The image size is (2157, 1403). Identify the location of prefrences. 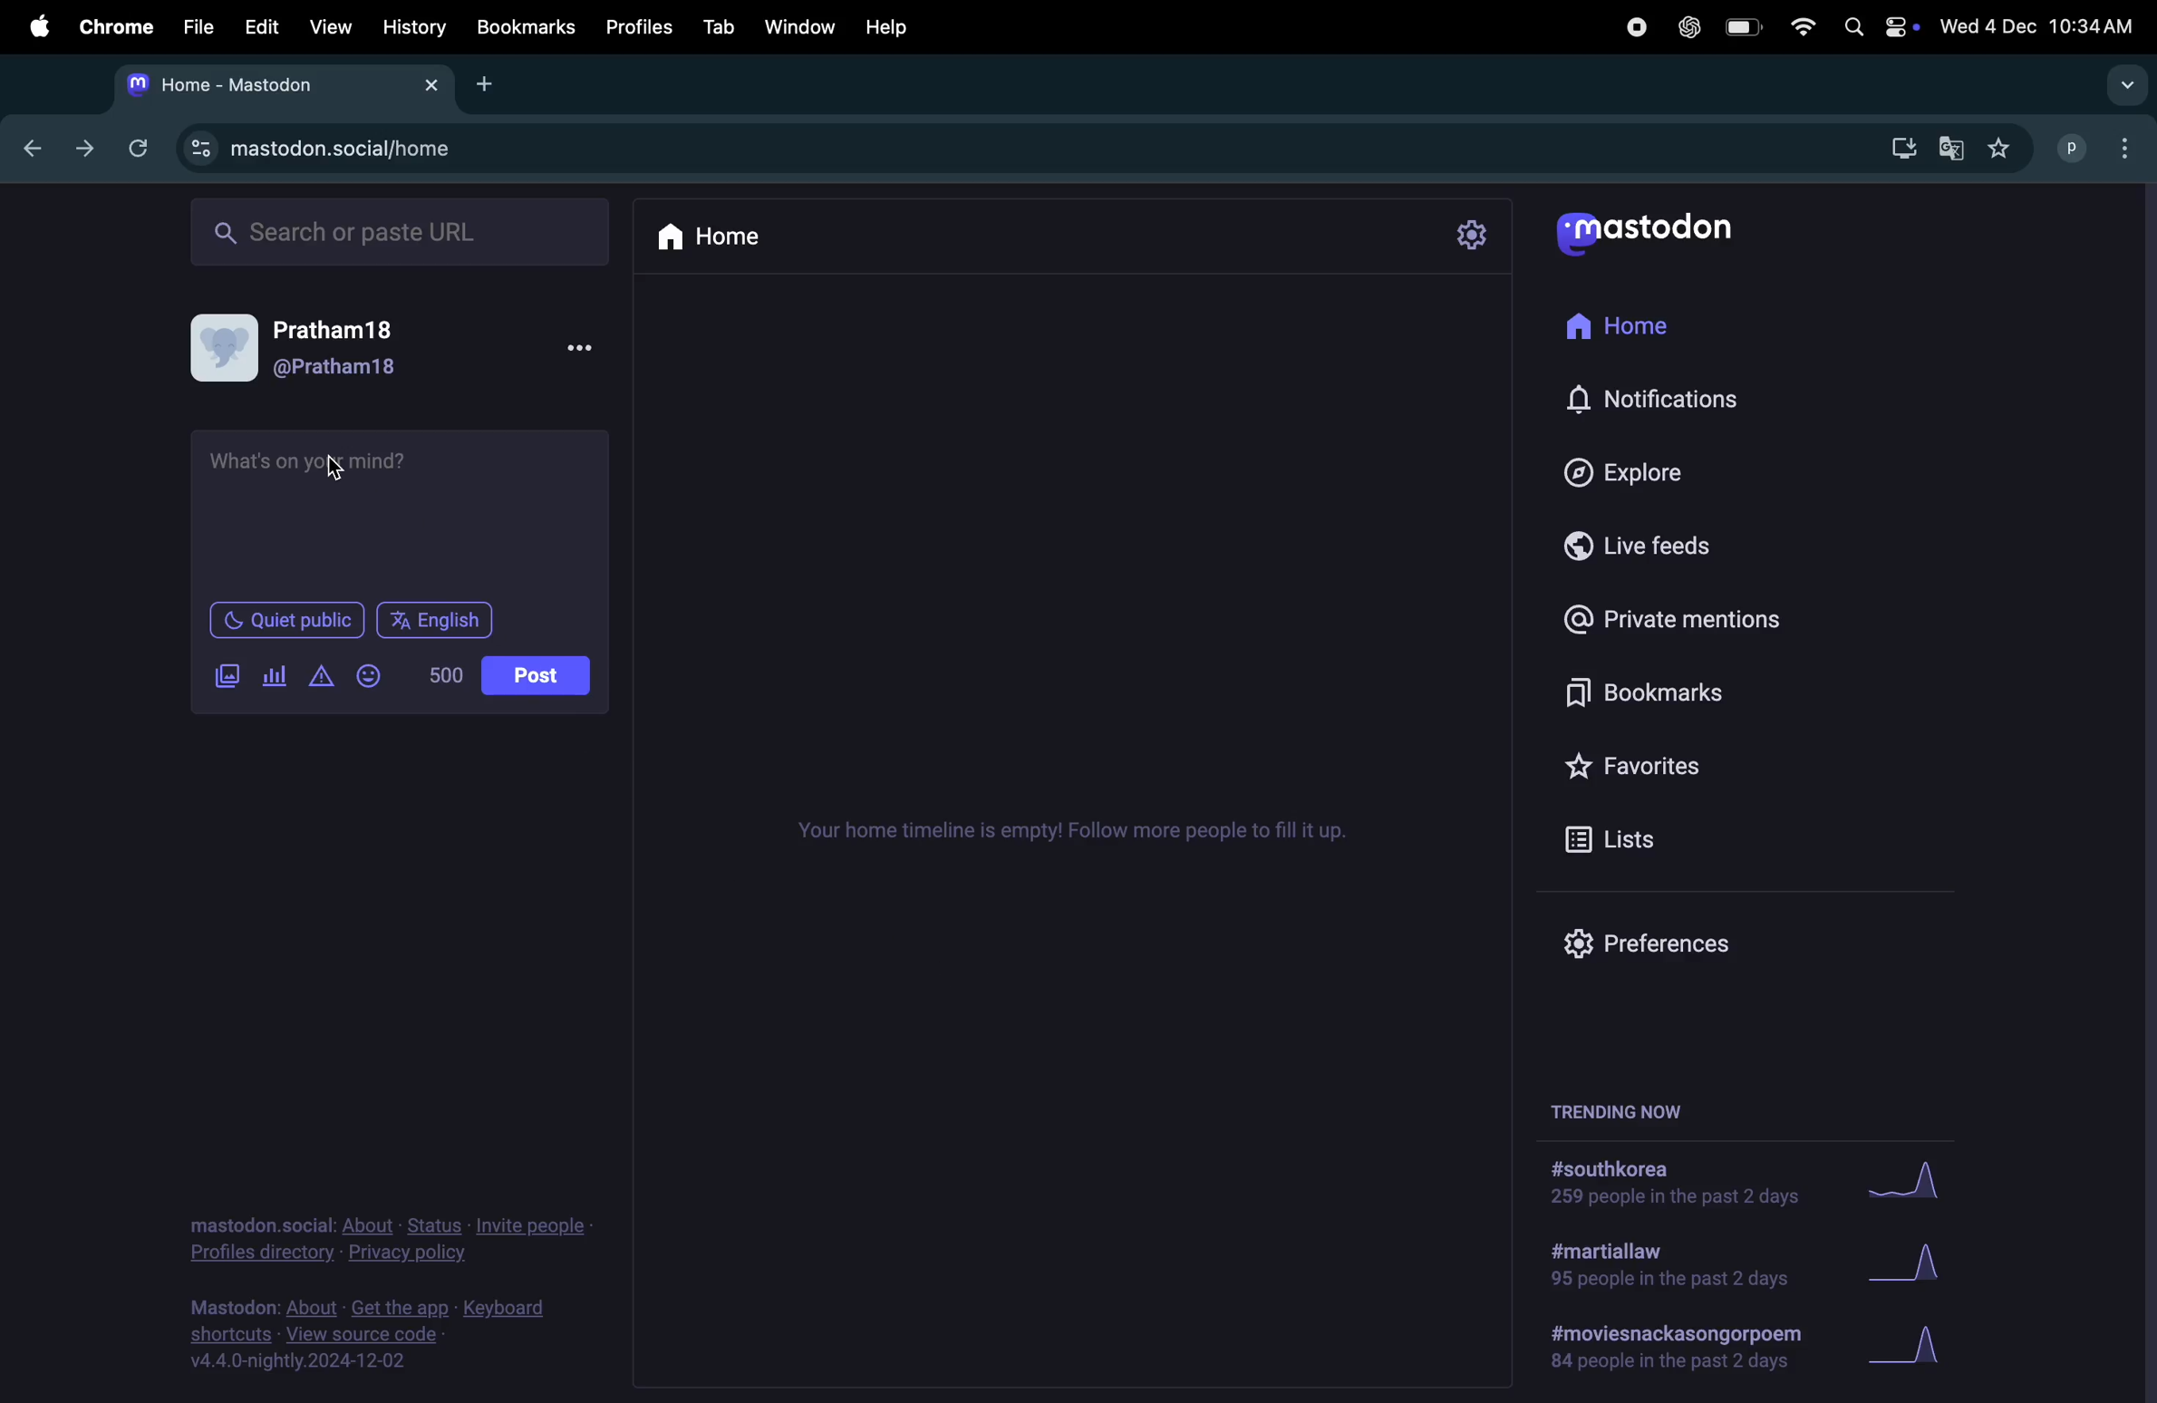
(1640, 945).